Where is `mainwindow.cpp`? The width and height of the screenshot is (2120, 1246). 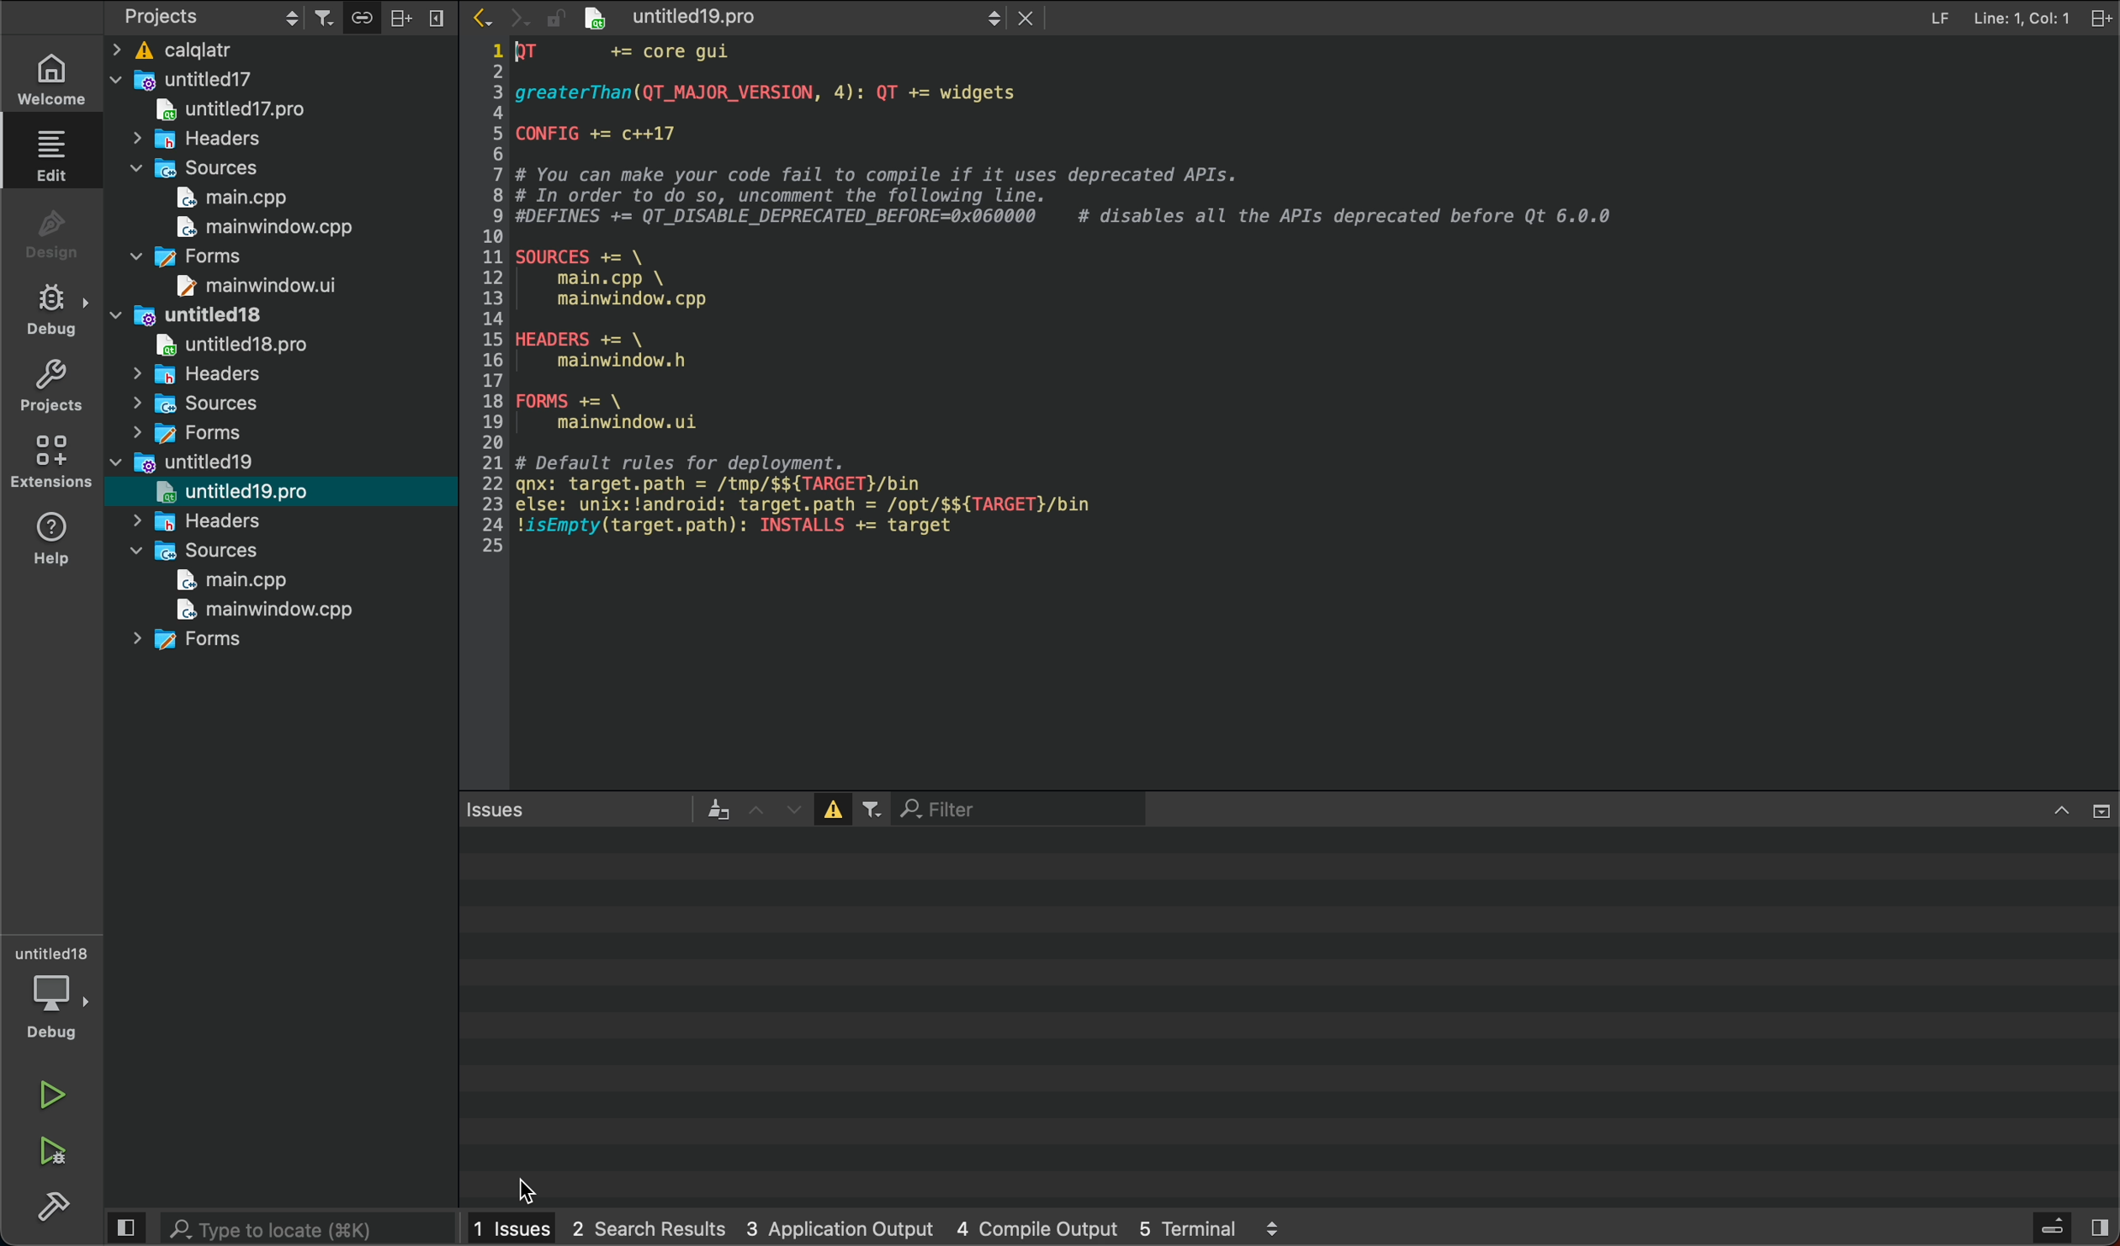 mainwindow.cpp is located at coordinates (282, 611).